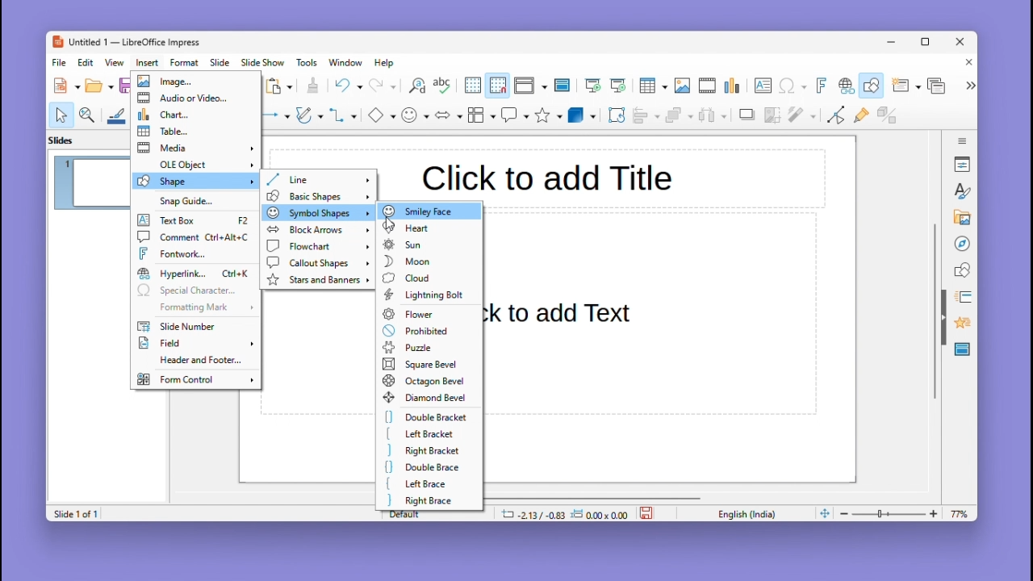 The image size is (1033, 581). What do you see at coordinates (196, 98) in the screenshot?
I see `Audio or video` at bounding box center [196, 98].